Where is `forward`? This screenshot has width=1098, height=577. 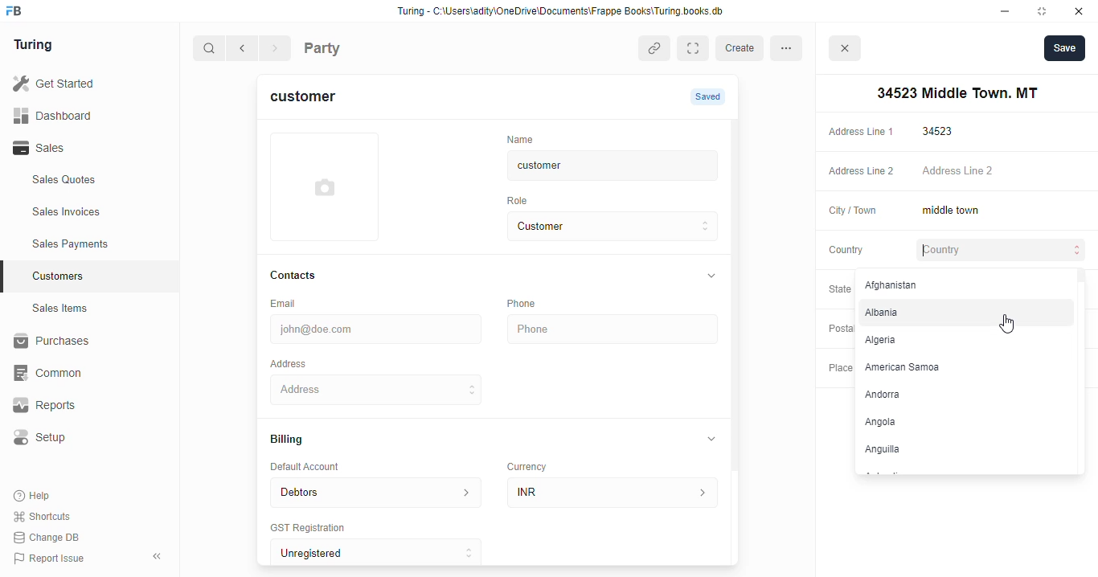 forward is located at coordinates (277, 50).